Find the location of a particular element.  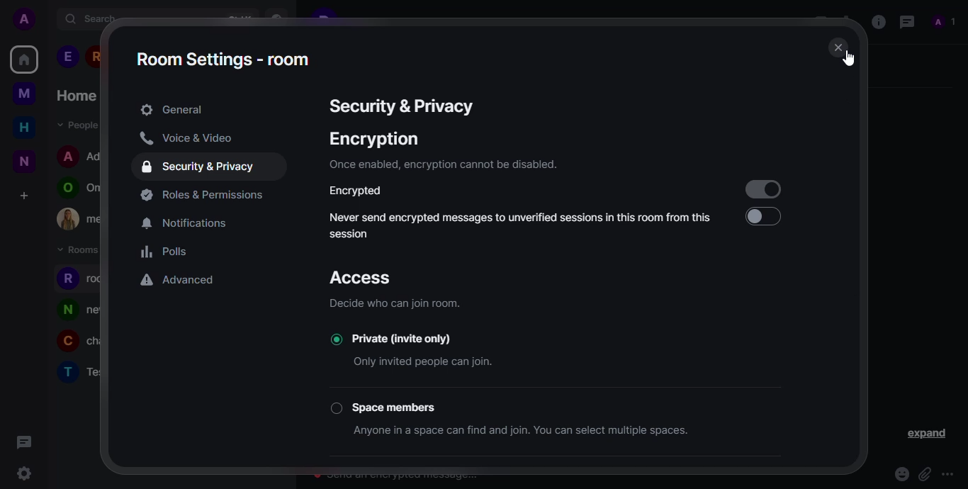

create space is located at coordinates (23, 196).